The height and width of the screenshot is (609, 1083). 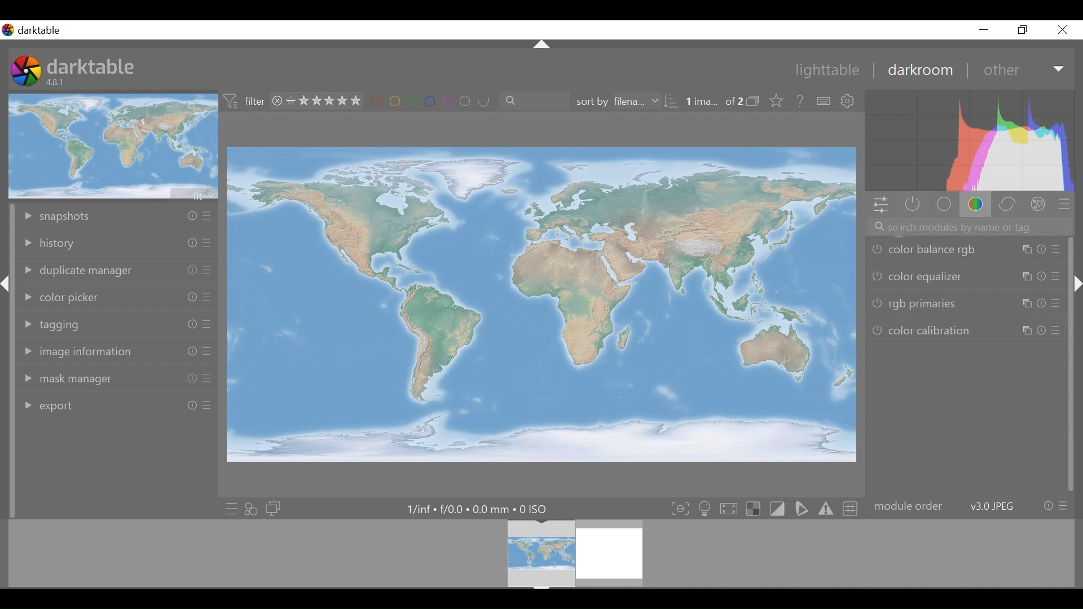 I want to click on mask manager, so click(x=116, y=378).